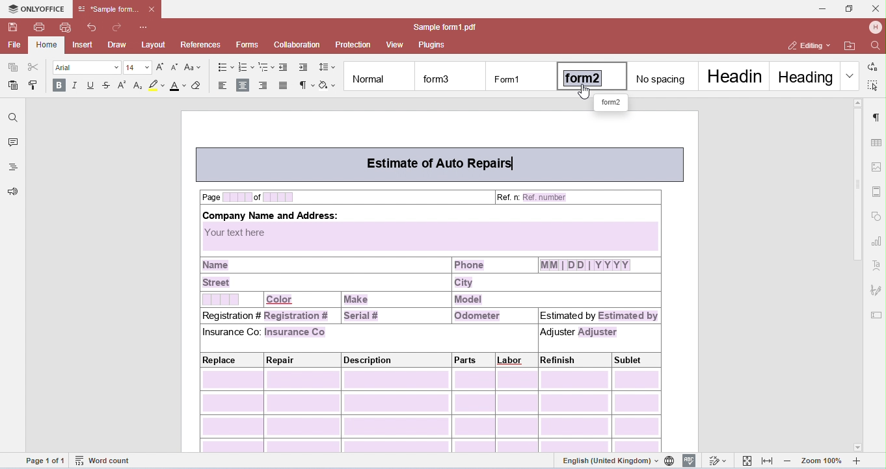  I want to click on zoom, so click(824, 461).